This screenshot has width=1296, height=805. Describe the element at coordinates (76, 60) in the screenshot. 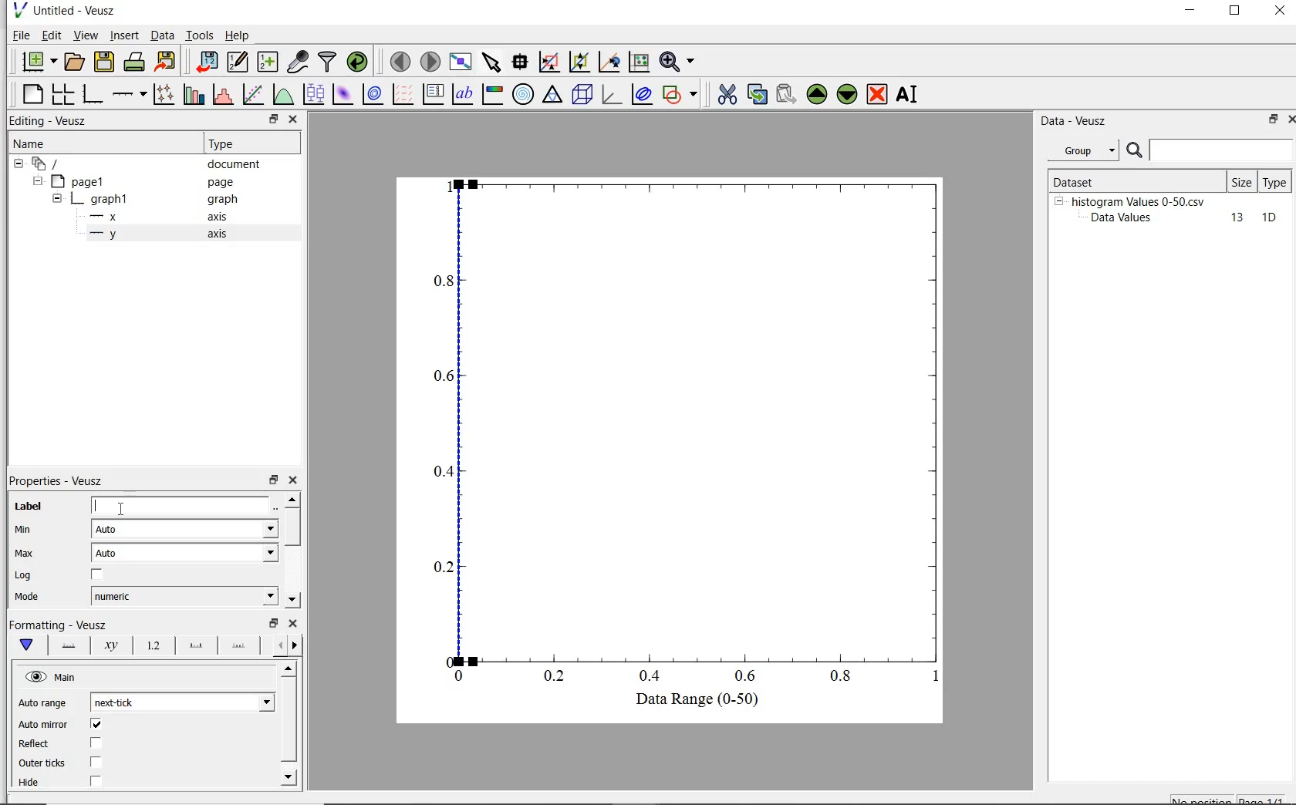

I see `open` at that location.